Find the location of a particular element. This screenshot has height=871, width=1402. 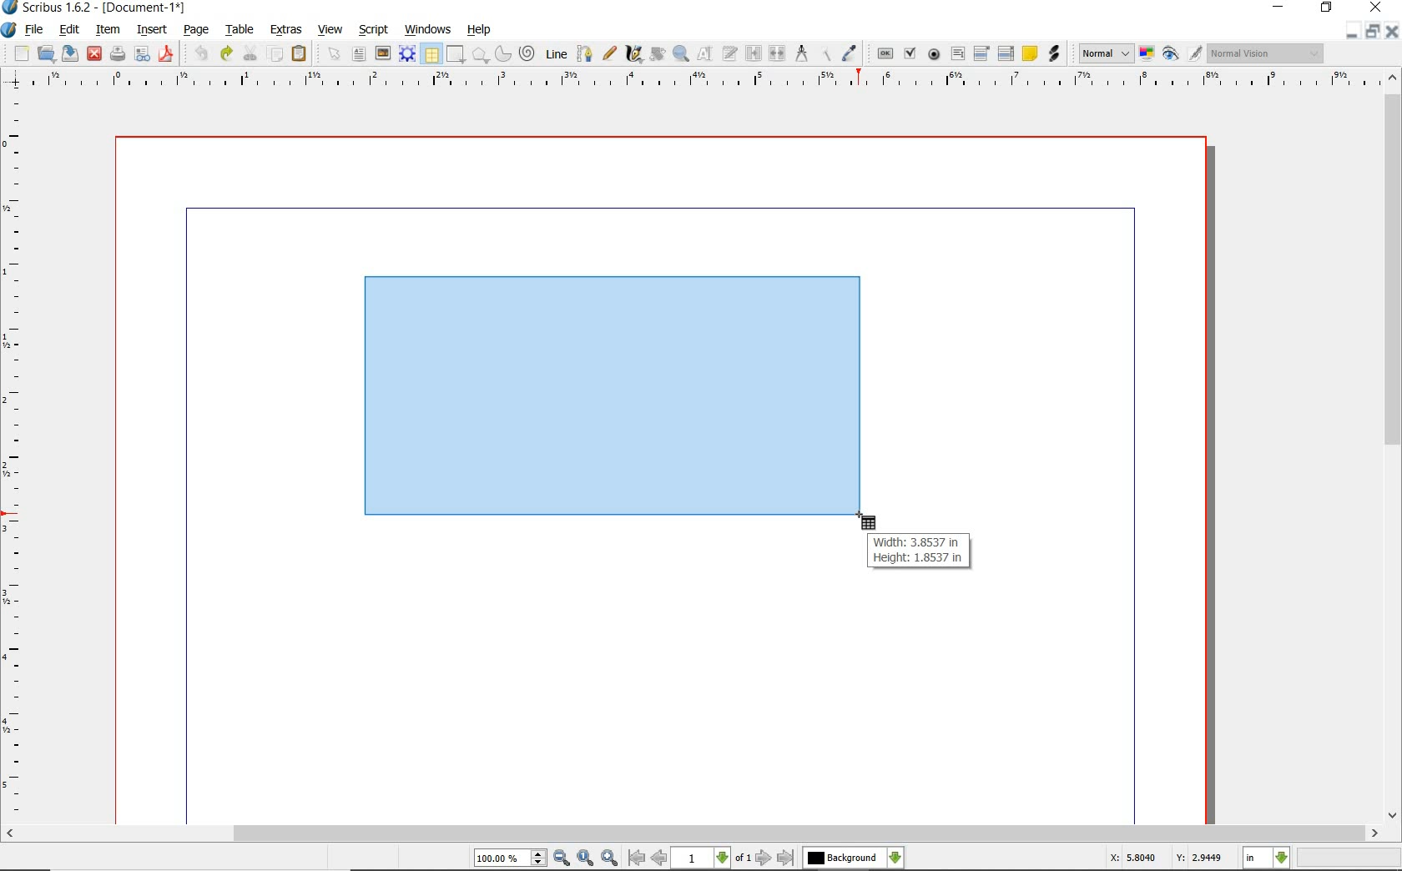

help is located at coordinates (479, 30).